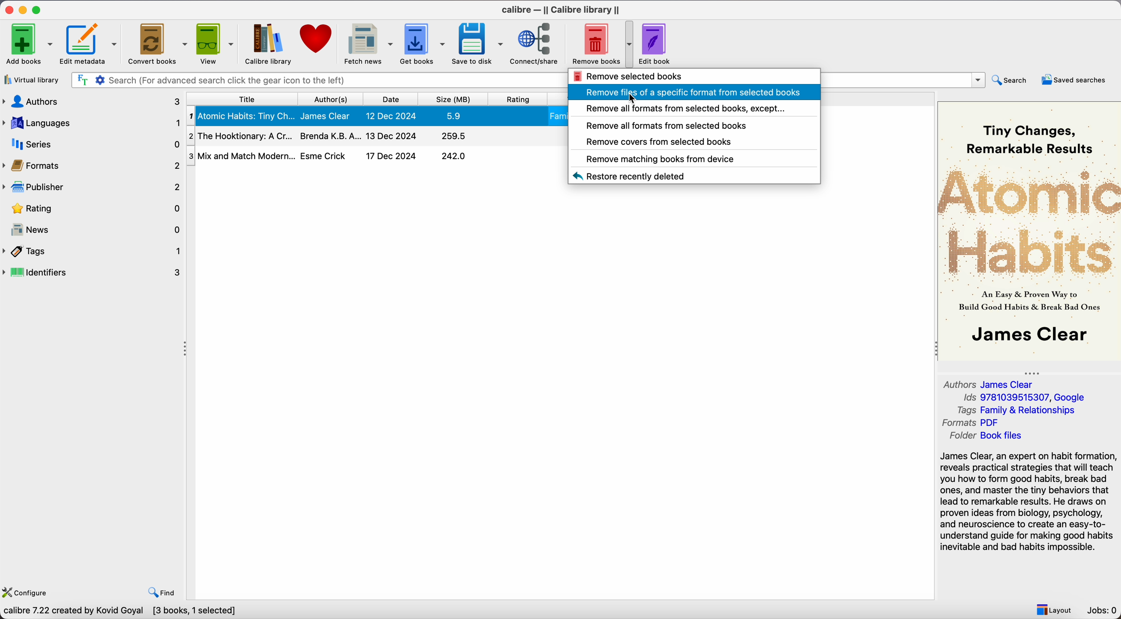  Describe the element at coordinates (92, 102) in the screenshot. I see `authors` at that location.